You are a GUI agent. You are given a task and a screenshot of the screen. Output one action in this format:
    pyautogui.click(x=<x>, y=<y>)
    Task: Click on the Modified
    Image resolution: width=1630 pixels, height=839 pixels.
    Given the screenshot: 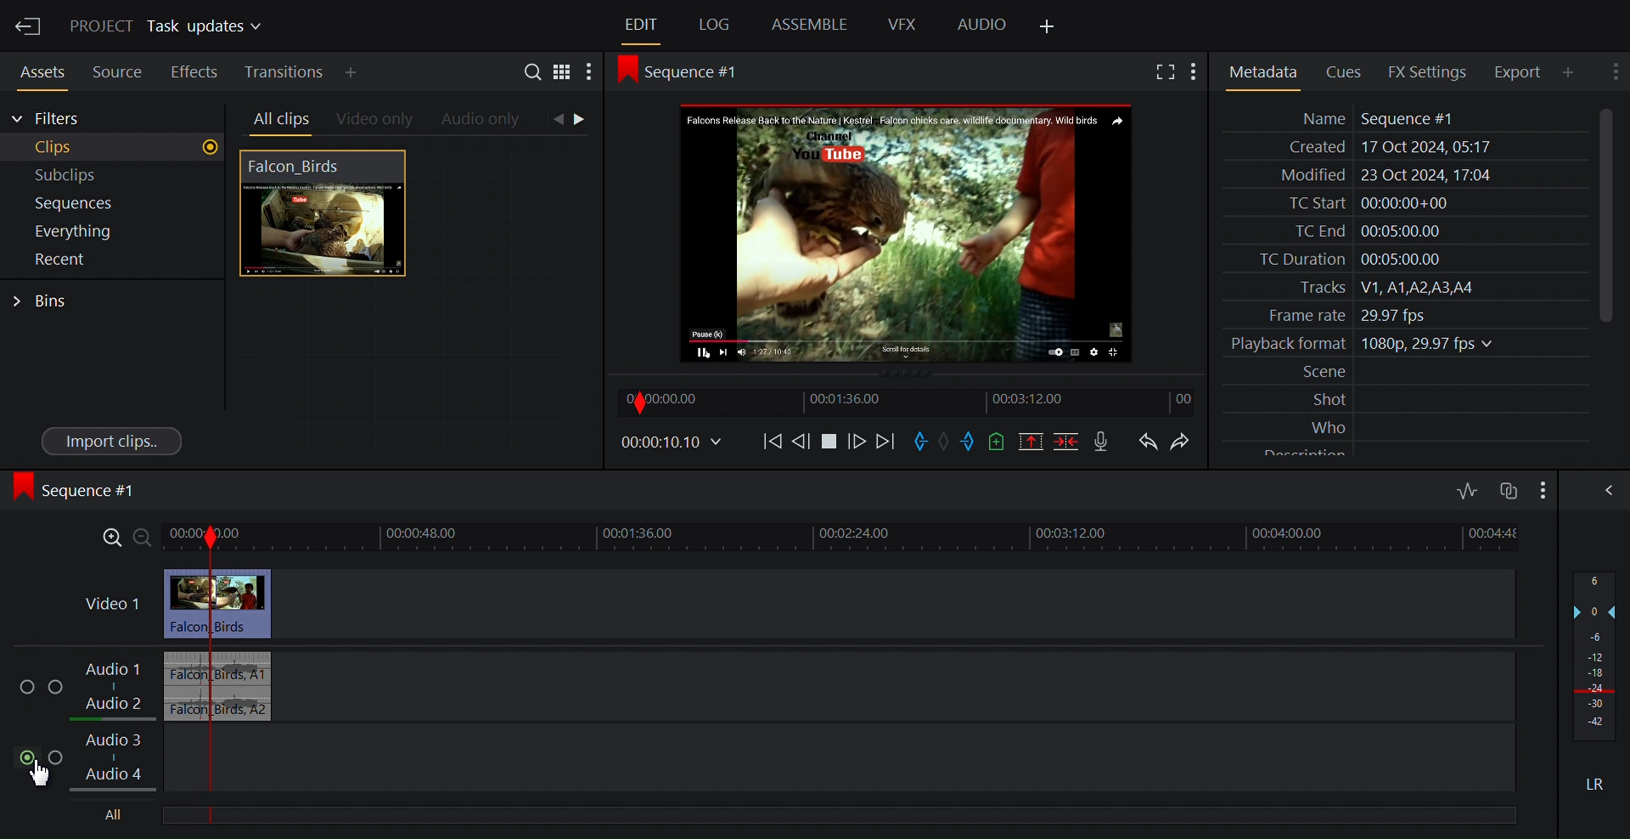 What is the action you would take?
    pyautogui.click(x=1402, y=177)
    